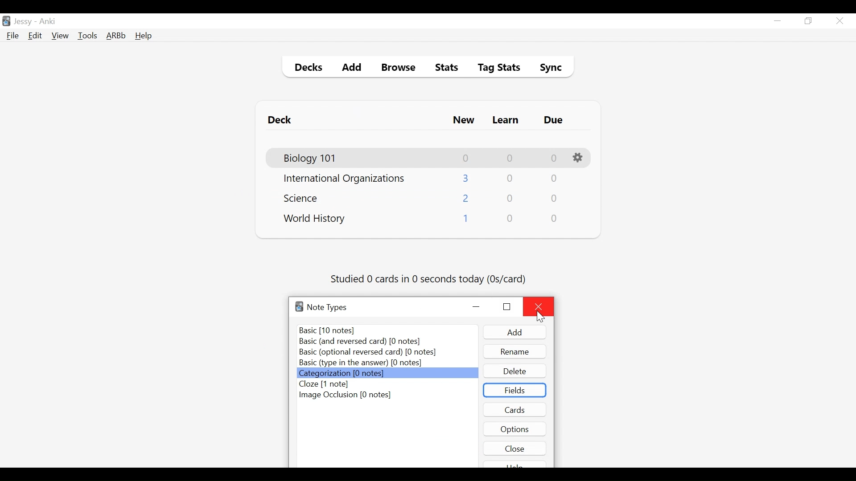 The width and height of the screenshot is (856, 481). What do you see at coordinates (367, 353) in the screenshot?
I see `Basic (optional reversed card) (number of notes)` at bounding box center [367, 353].